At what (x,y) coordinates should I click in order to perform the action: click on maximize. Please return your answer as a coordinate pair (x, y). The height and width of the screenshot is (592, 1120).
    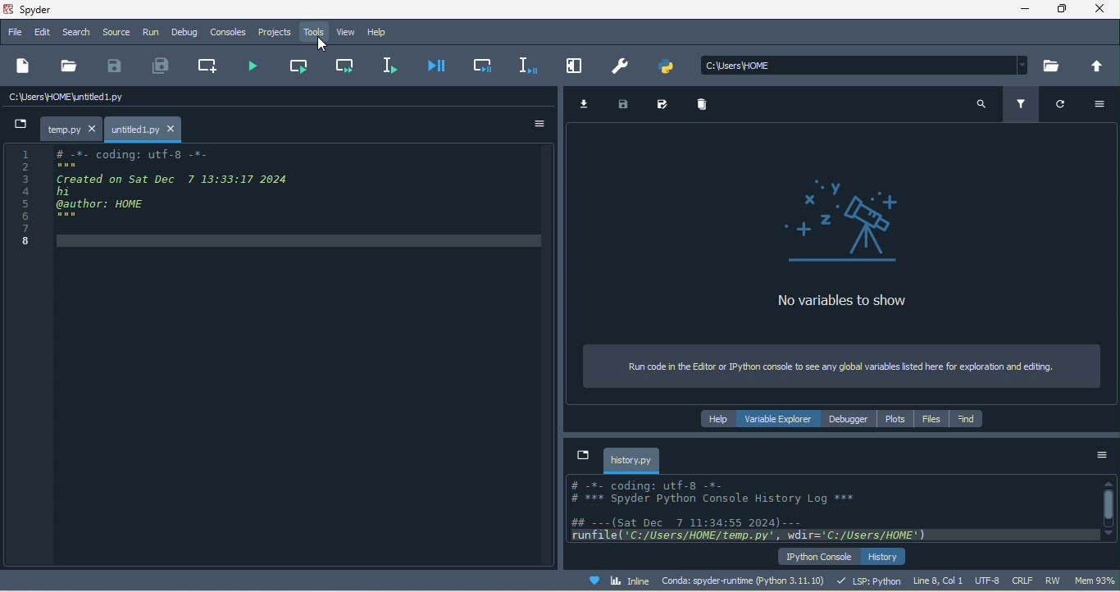
    Looking at the image, I should click on (1063, 10).